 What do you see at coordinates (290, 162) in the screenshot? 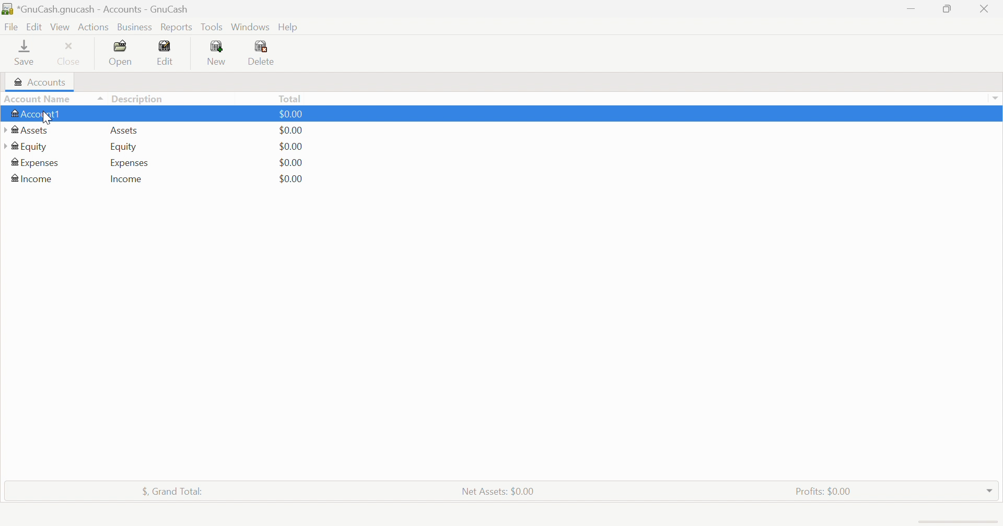
I see `$0.00` at bounding box center [290, 162].